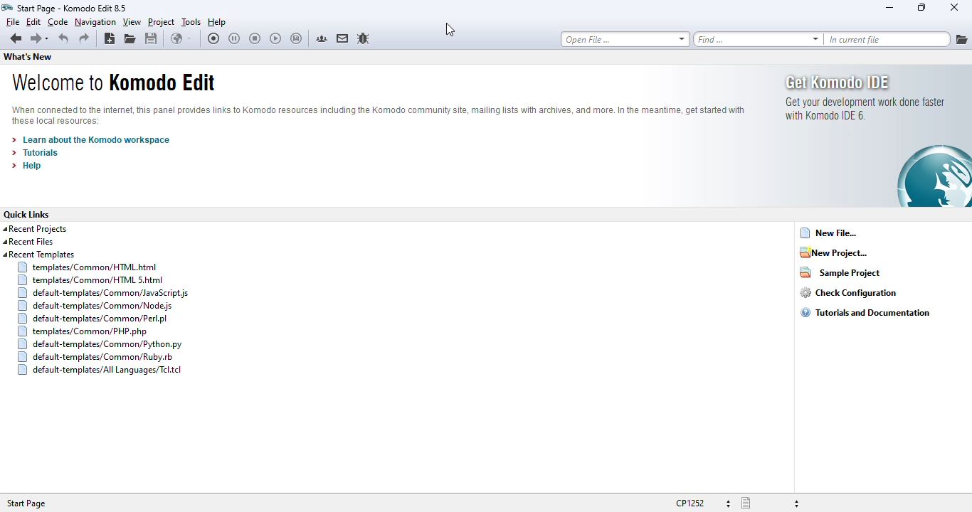 The height and width of the screenshot is (512, 972). Describe the element at coordinates (27, 166) in the screenshot. I see `help` at that location.